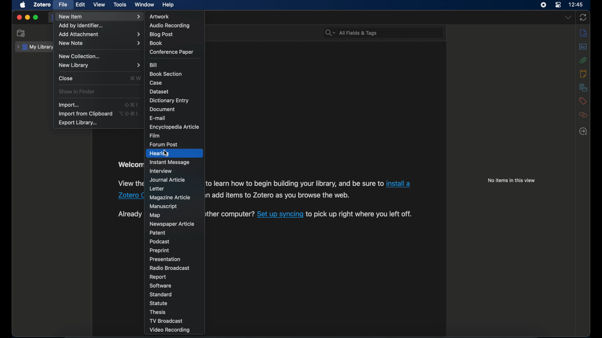 The width and height of the screenshot is (602, 338). What do you see at coordinates (164, 259) in the screenshot?
I see `presentation` at bounding box center [164, 259].